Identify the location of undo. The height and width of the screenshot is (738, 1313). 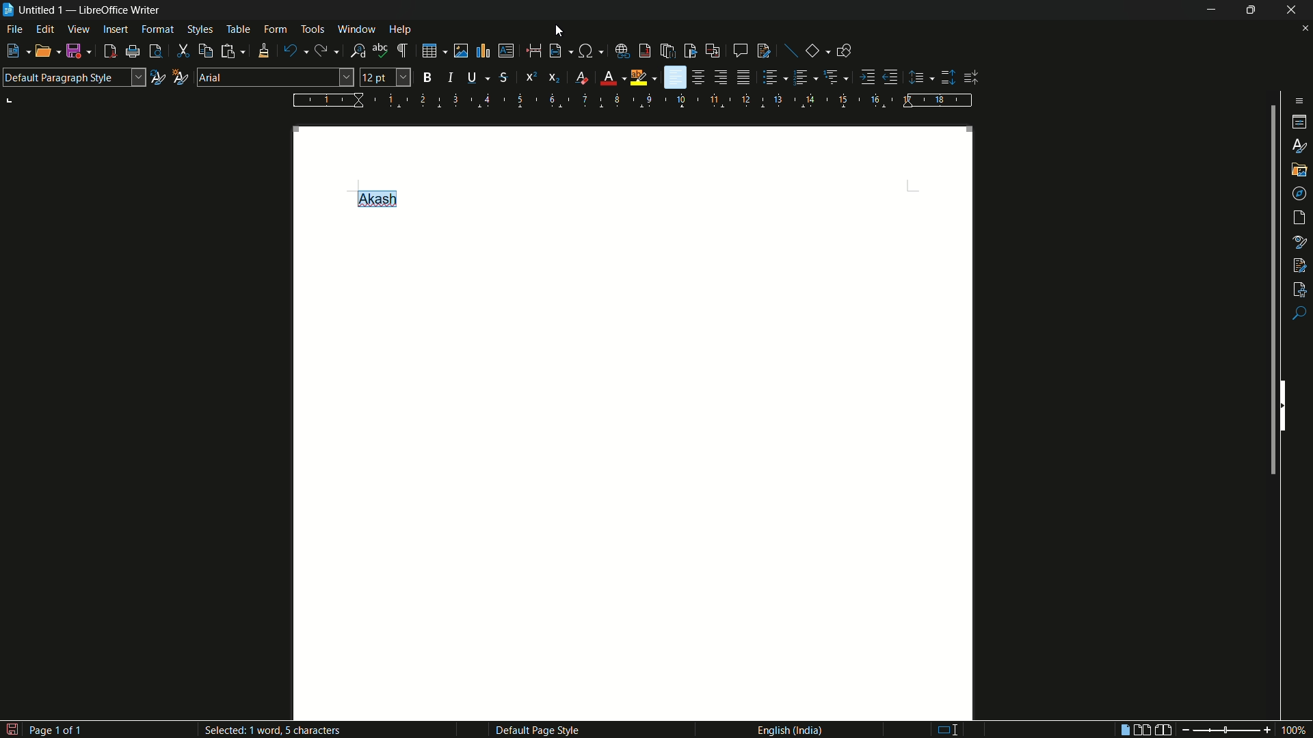
(291, 51).